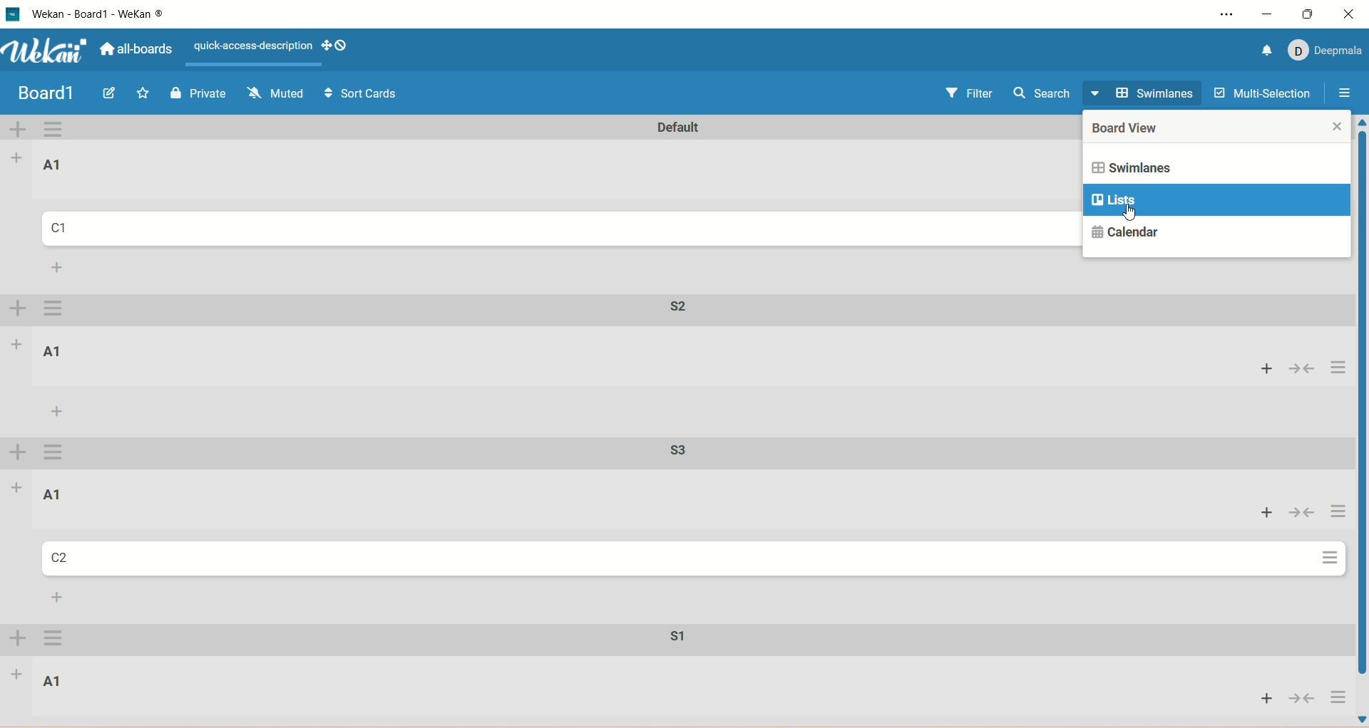 The image size is (1369, 728). What do you see at coordinates (61, 558) in the screenshot?
I see `card` at bounding box center [61, 558].